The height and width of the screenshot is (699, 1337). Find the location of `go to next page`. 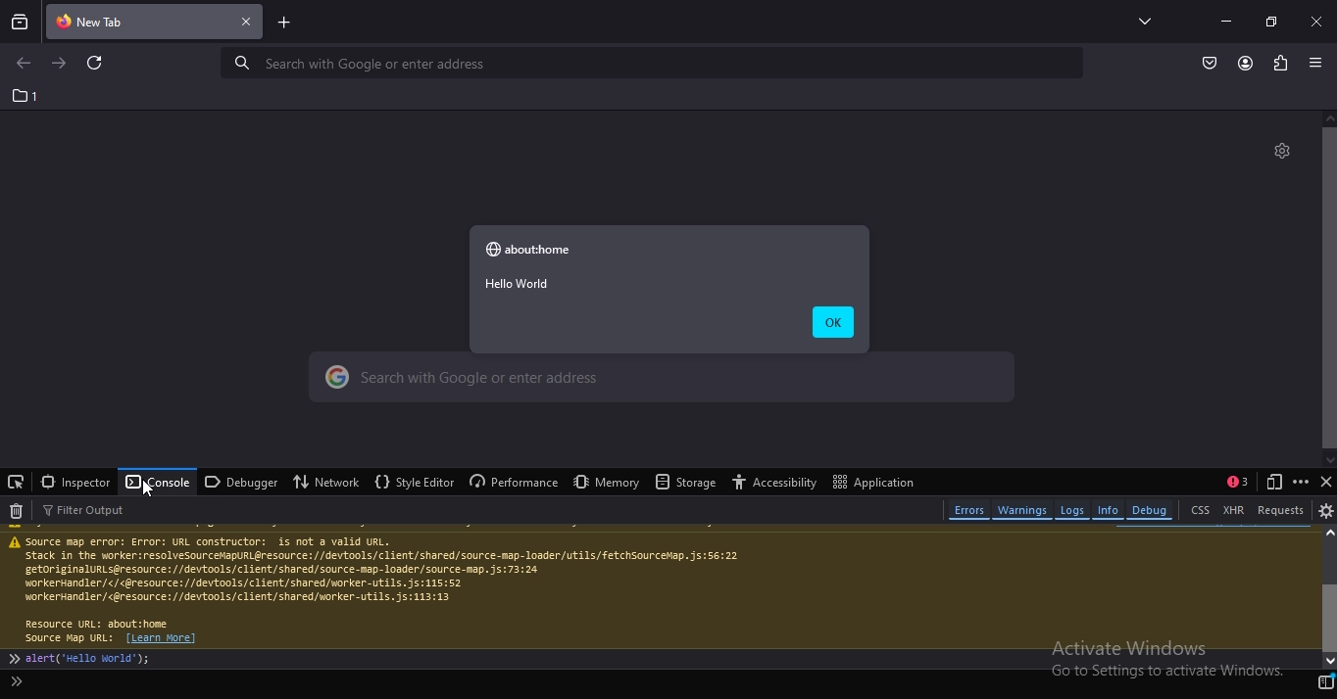

go to next page is located at coordinates (60, 64).